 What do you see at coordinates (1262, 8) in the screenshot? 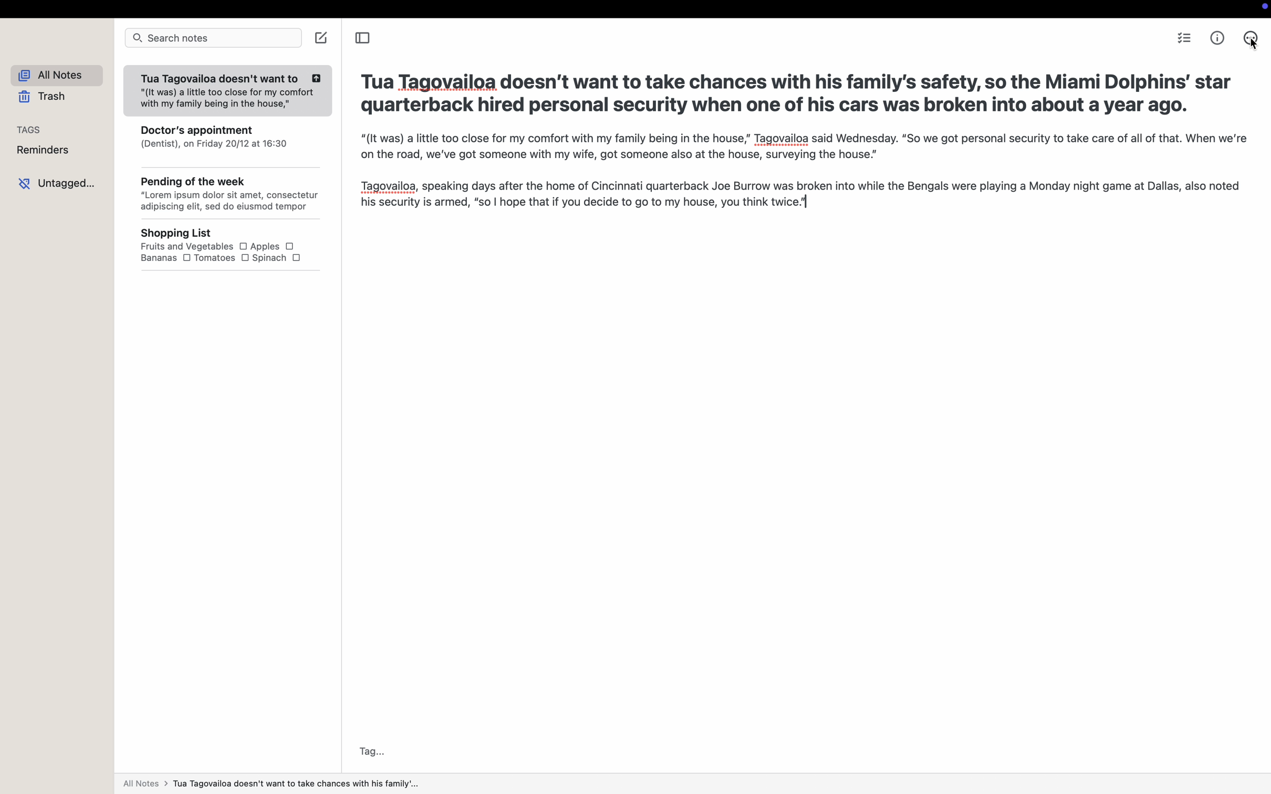
I see `screen controls` at bounding box center [1262, 8].